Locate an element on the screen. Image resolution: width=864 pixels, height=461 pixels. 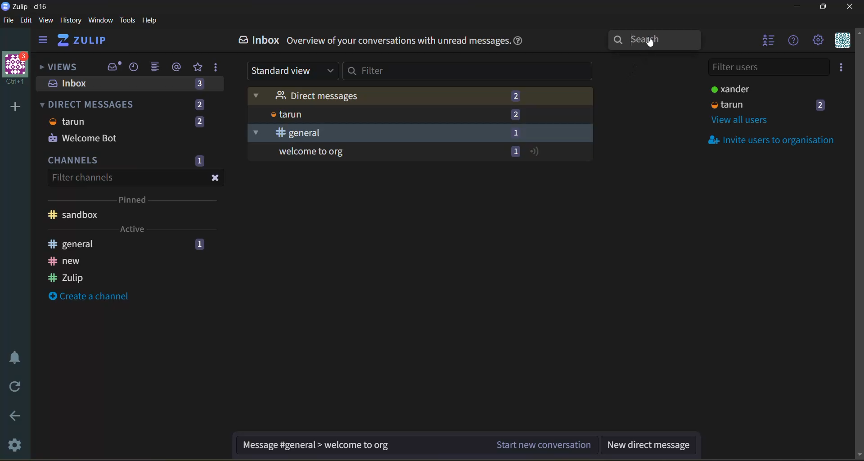
3 is located at coordinates (200, 85).